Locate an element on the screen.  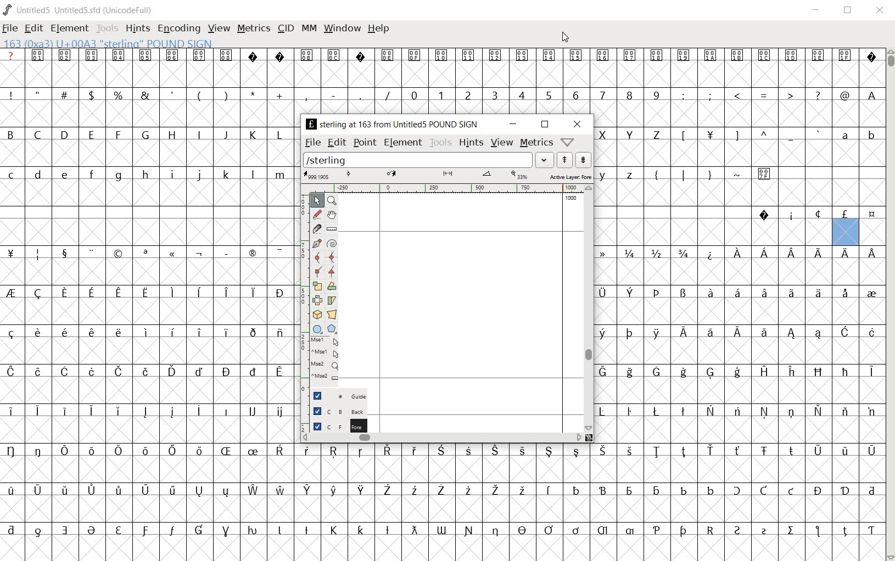
Symbol is located at coordinates (629, 372).